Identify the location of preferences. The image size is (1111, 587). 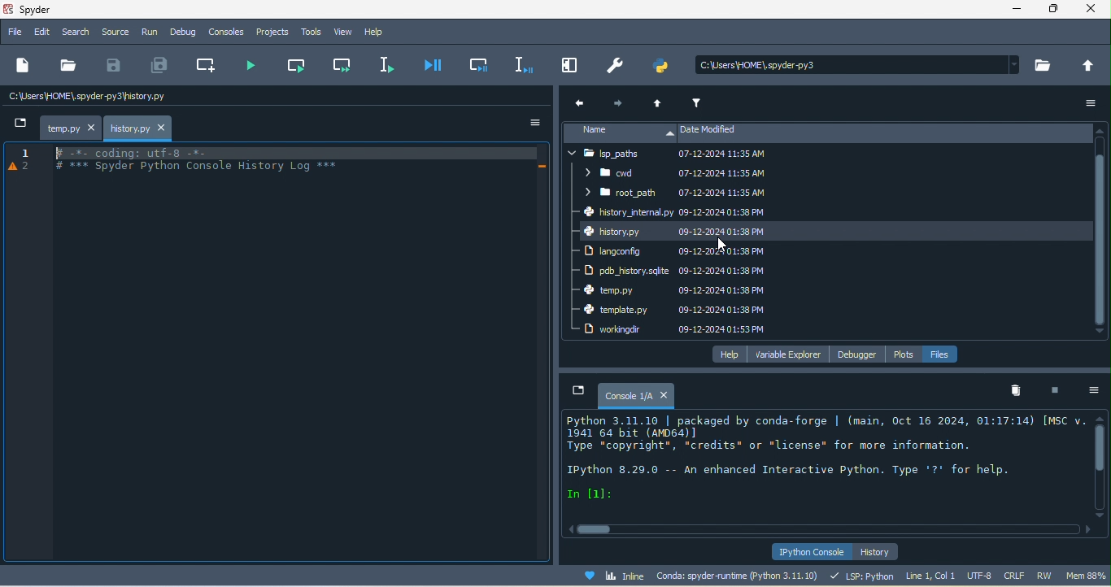
(617, 65).